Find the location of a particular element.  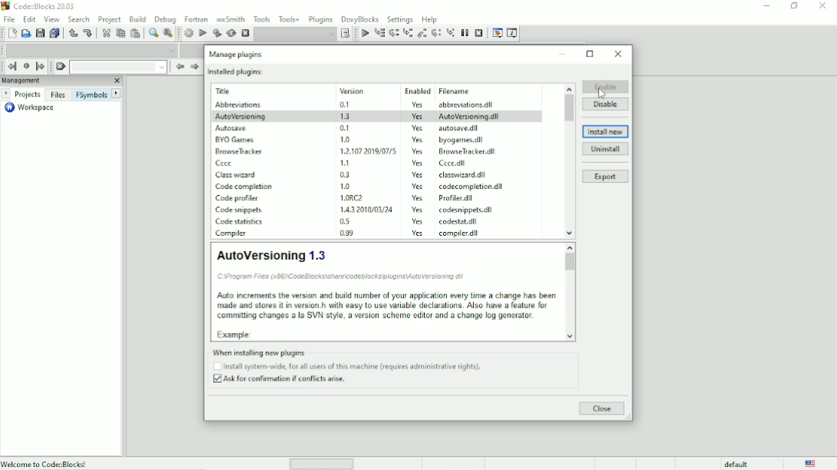

Find is located at coordinates (153, 33).